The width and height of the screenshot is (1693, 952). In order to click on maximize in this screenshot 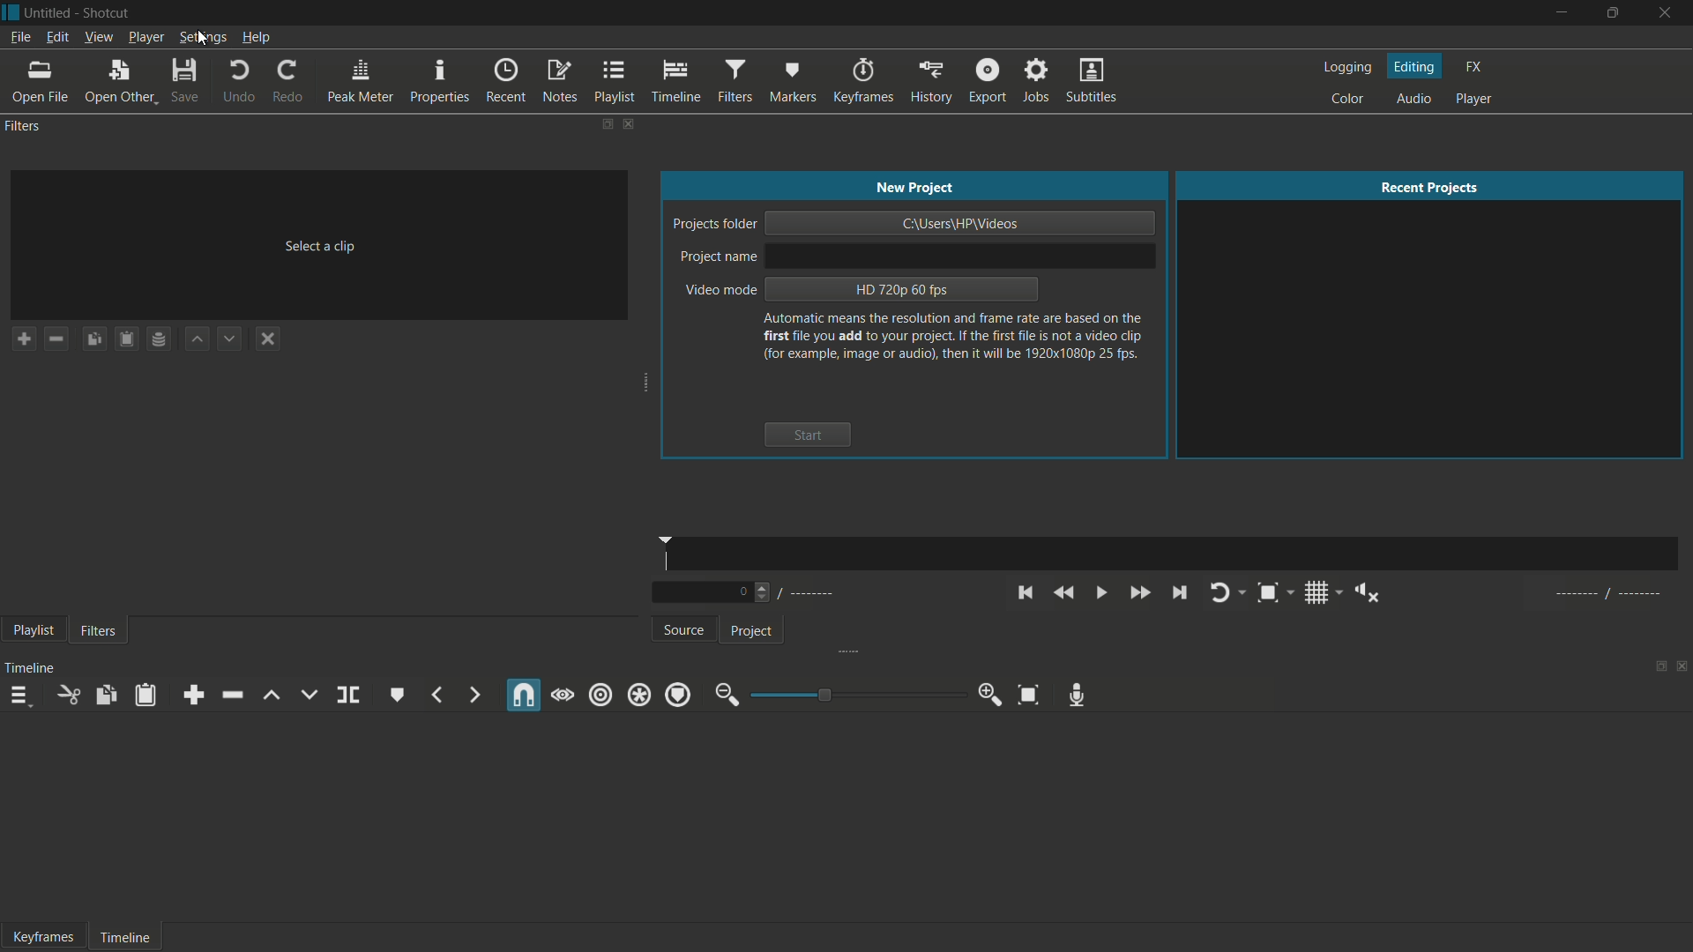, I will do `click(1611, 13)`.